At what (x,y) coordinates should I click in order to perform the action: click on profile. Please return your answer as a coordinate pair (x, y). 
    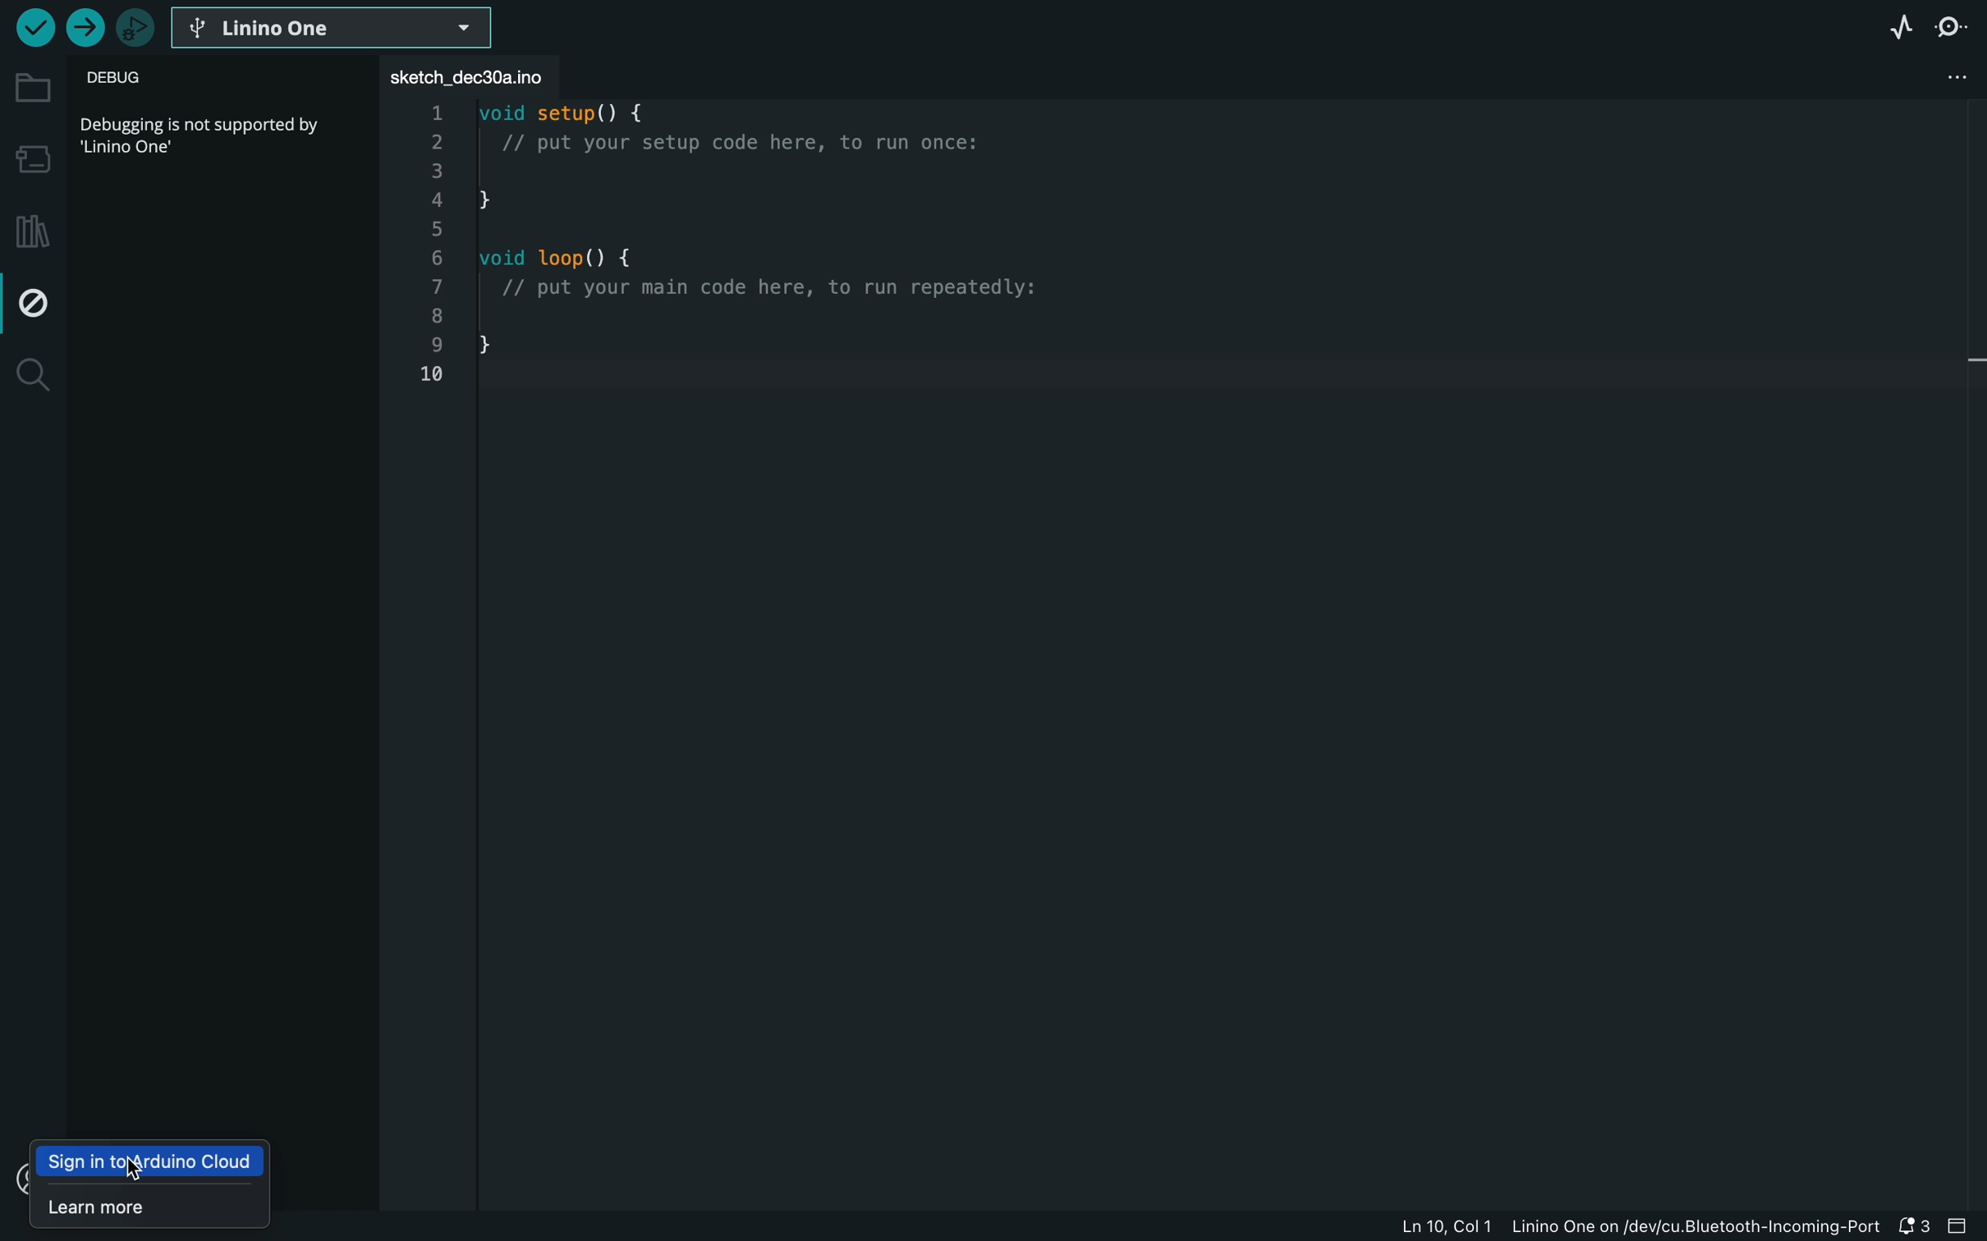
    Looking at the image, I should click on (16, 1181).